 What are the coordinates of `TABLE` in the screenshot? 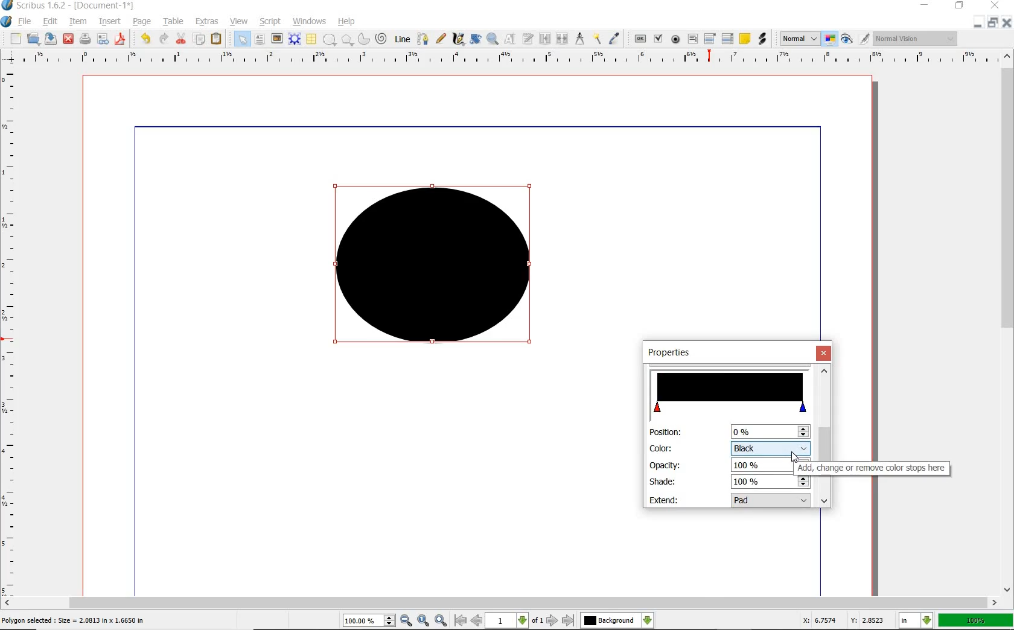 It's located at (174, 22).